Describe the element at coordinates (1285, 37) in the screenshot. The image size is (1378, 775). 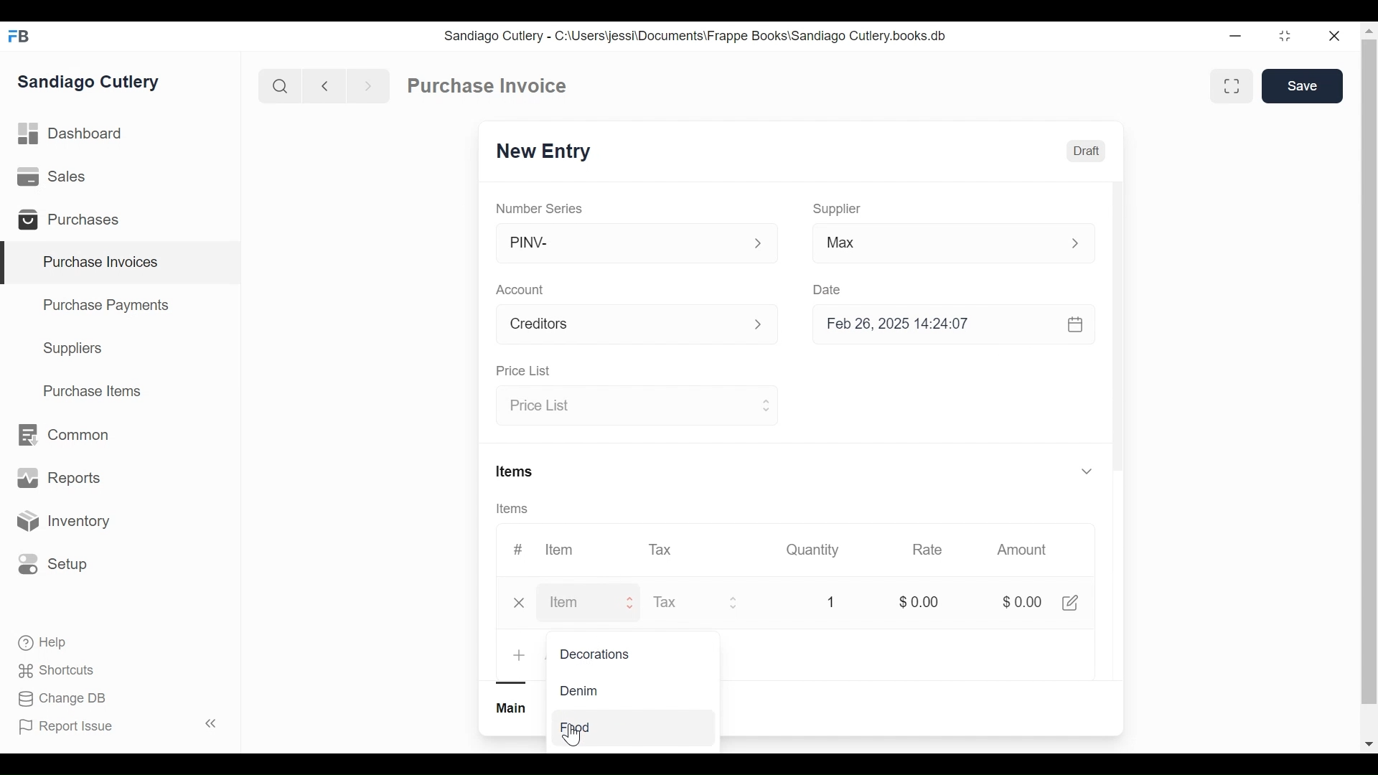
I see `restore` at that location.